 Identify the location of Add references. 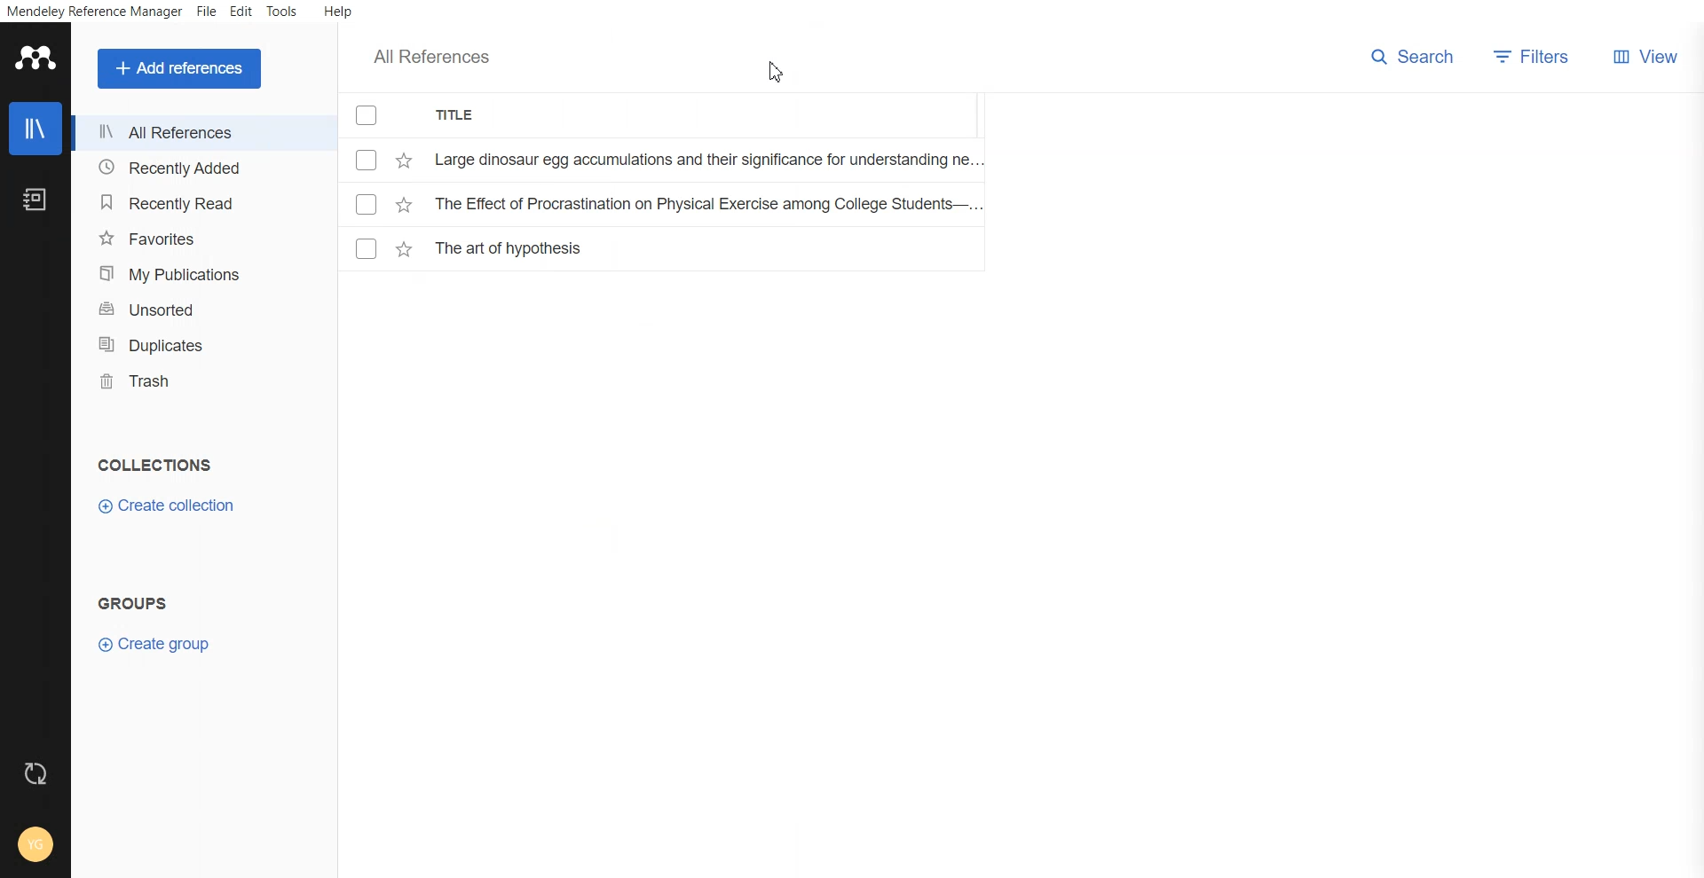
(180, 68).